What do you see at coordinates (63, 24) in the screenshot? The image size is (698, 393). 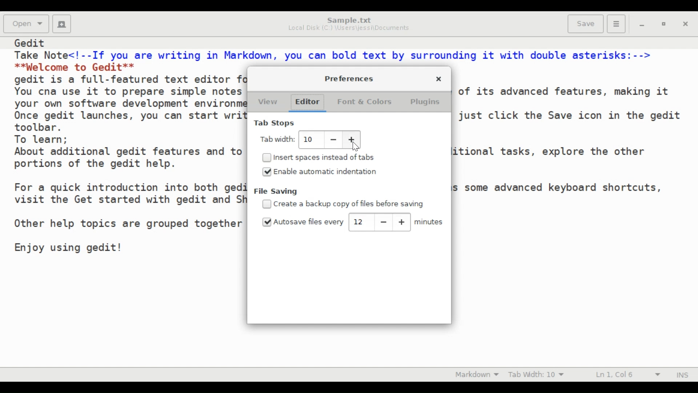 I see `Create a new document` at bounding box center [63, 24].